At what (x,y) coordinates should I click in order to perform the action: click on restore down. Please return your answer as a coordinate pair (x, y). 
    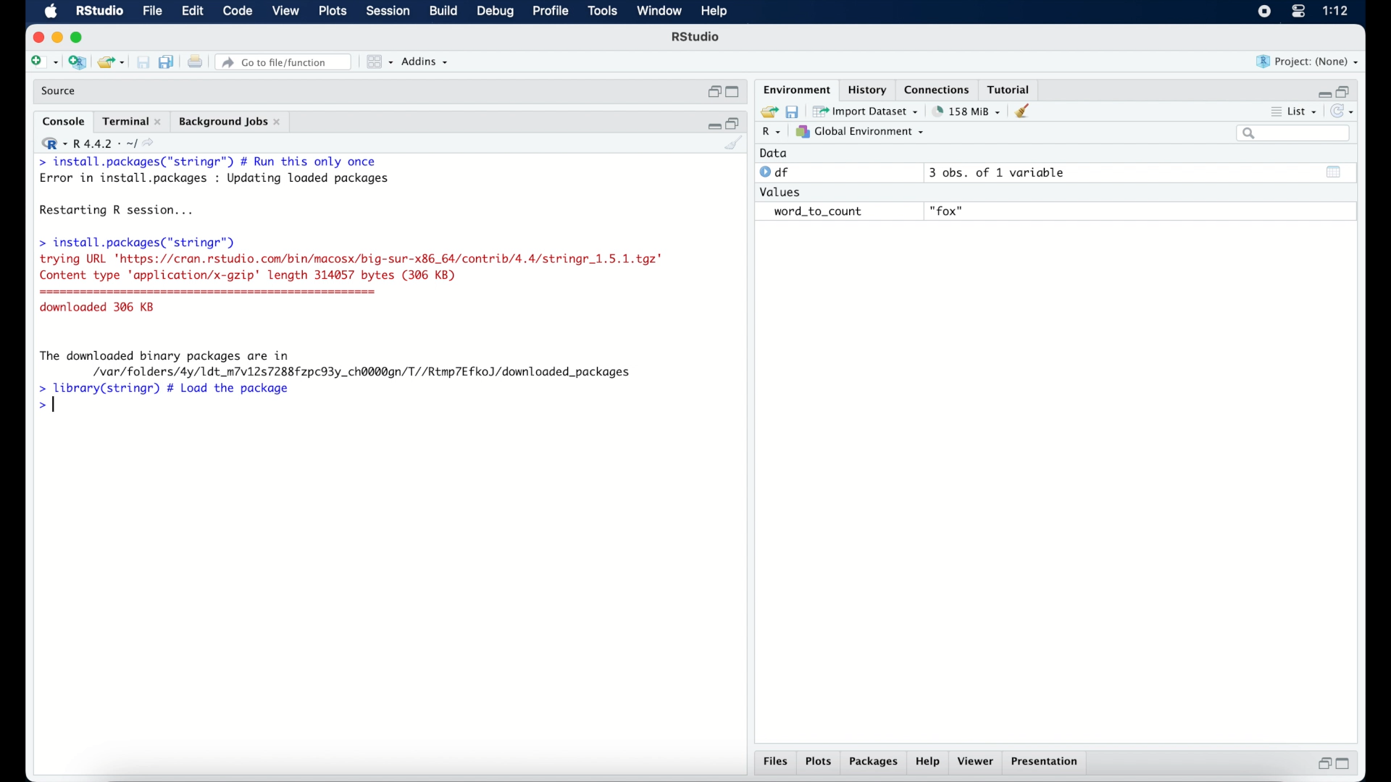
    Looking at the image, I should click on (1322, 763).